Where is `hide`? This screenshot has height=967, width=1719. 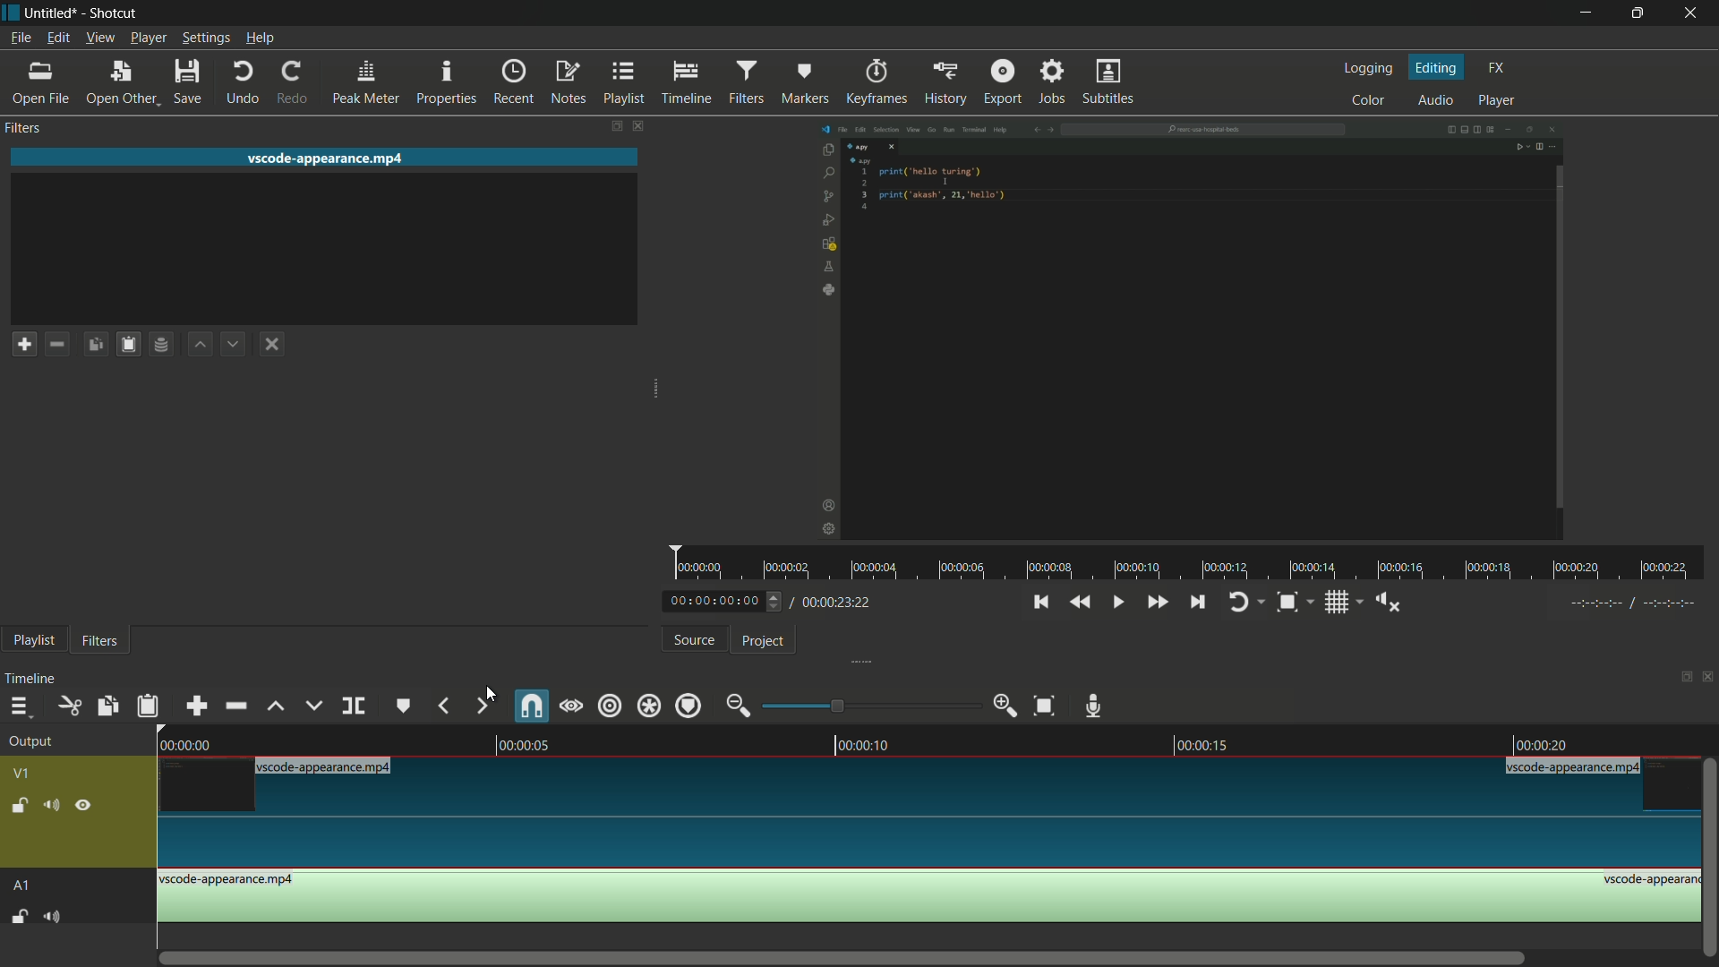
hide is located at coordinates (83, 806).